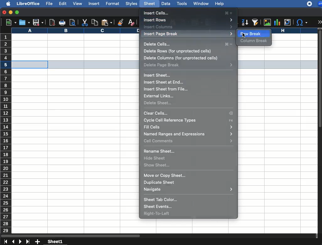 This screenshot has width=322, height=245. Describe the element at coordinates (4, 12) in the screenshot. I see `close` at that location.